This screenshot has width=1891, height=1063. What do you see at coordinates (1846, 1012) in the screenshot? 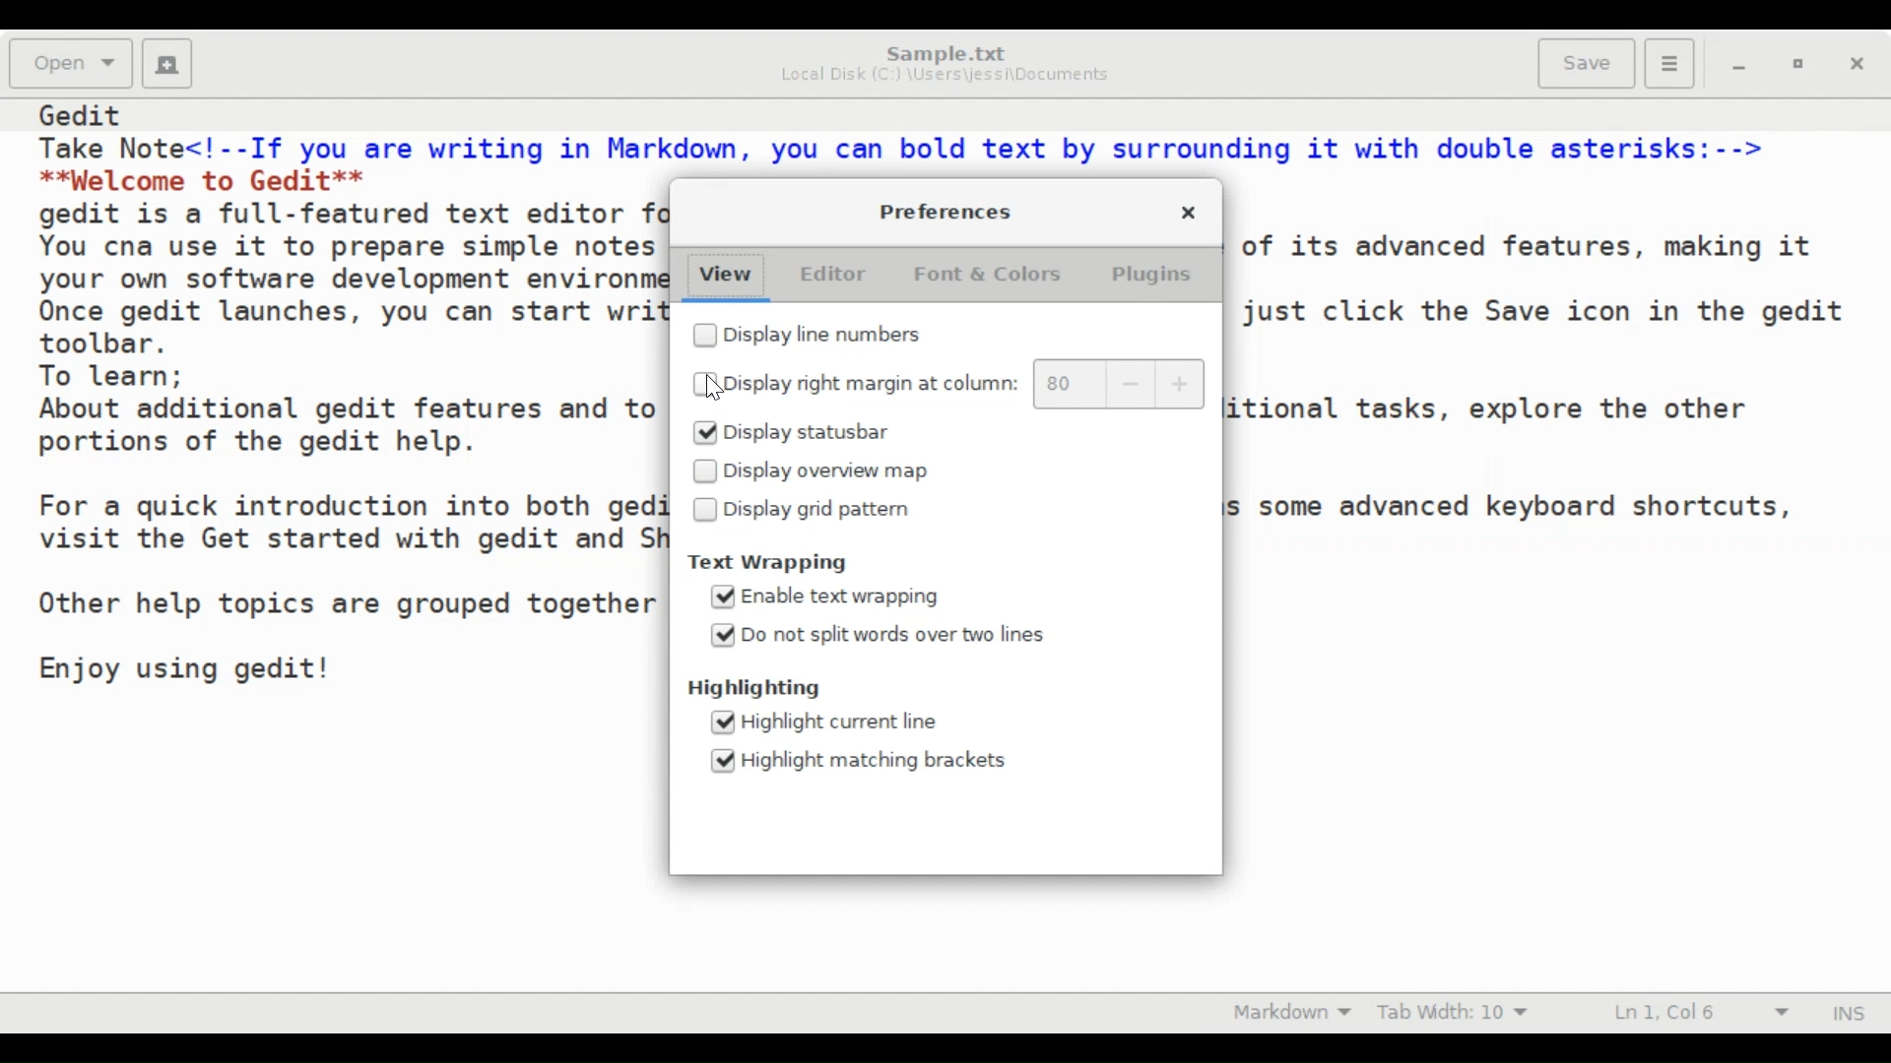
I see `Insert mode (INS)` at bounding box center [1846, 1012].